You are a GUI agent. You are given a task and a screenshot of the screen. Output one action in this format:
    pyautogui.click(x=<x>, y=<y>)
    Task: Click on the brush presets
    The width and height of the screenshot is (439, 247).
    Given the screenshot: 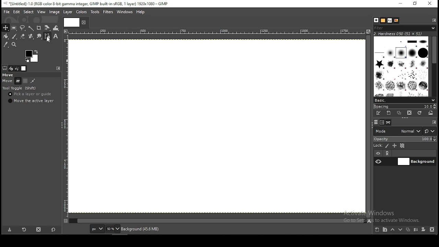 What is the action you would take?
    pyautogui.click(x=405, y=100)
    